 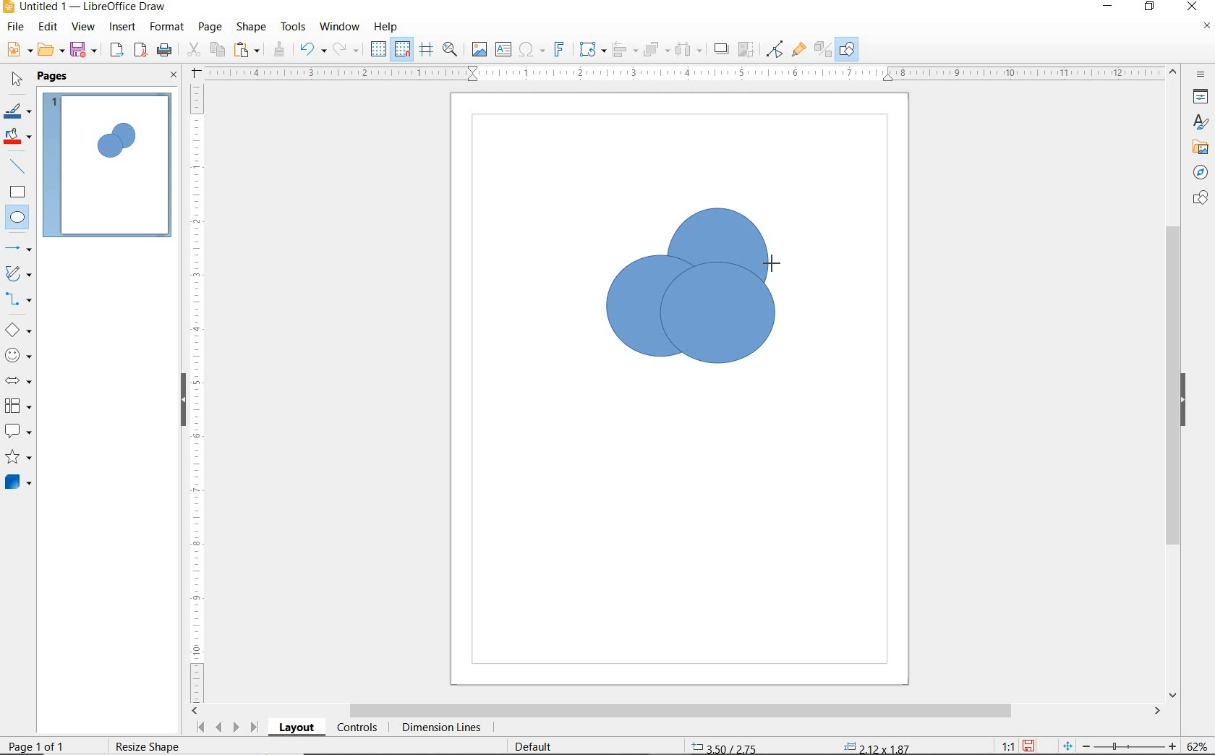 What do you see at coordinates (125, 137) in the screenshot?
I see `CIRCLE ADDED` at bounding box center [125, 137].